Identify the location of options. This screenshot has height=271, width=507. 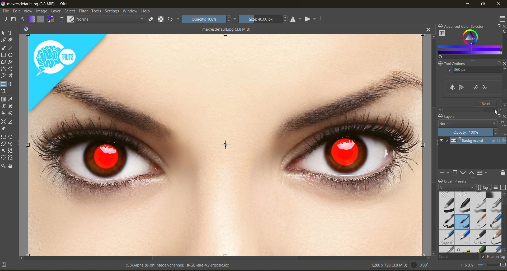
(503, 132).